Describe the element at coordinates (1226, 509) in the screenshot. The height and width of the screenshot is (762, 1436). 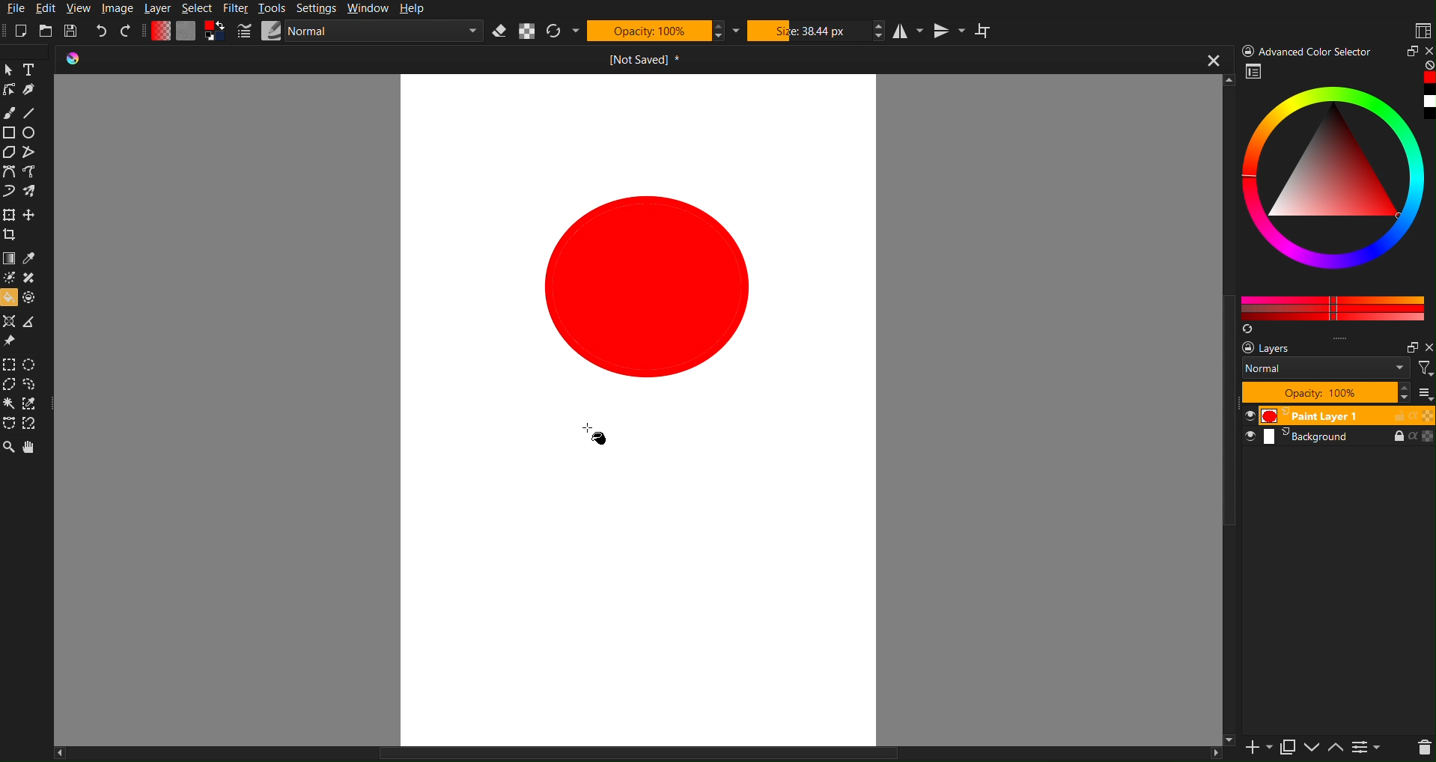
I see `Vertical Scrollbar` at that location.